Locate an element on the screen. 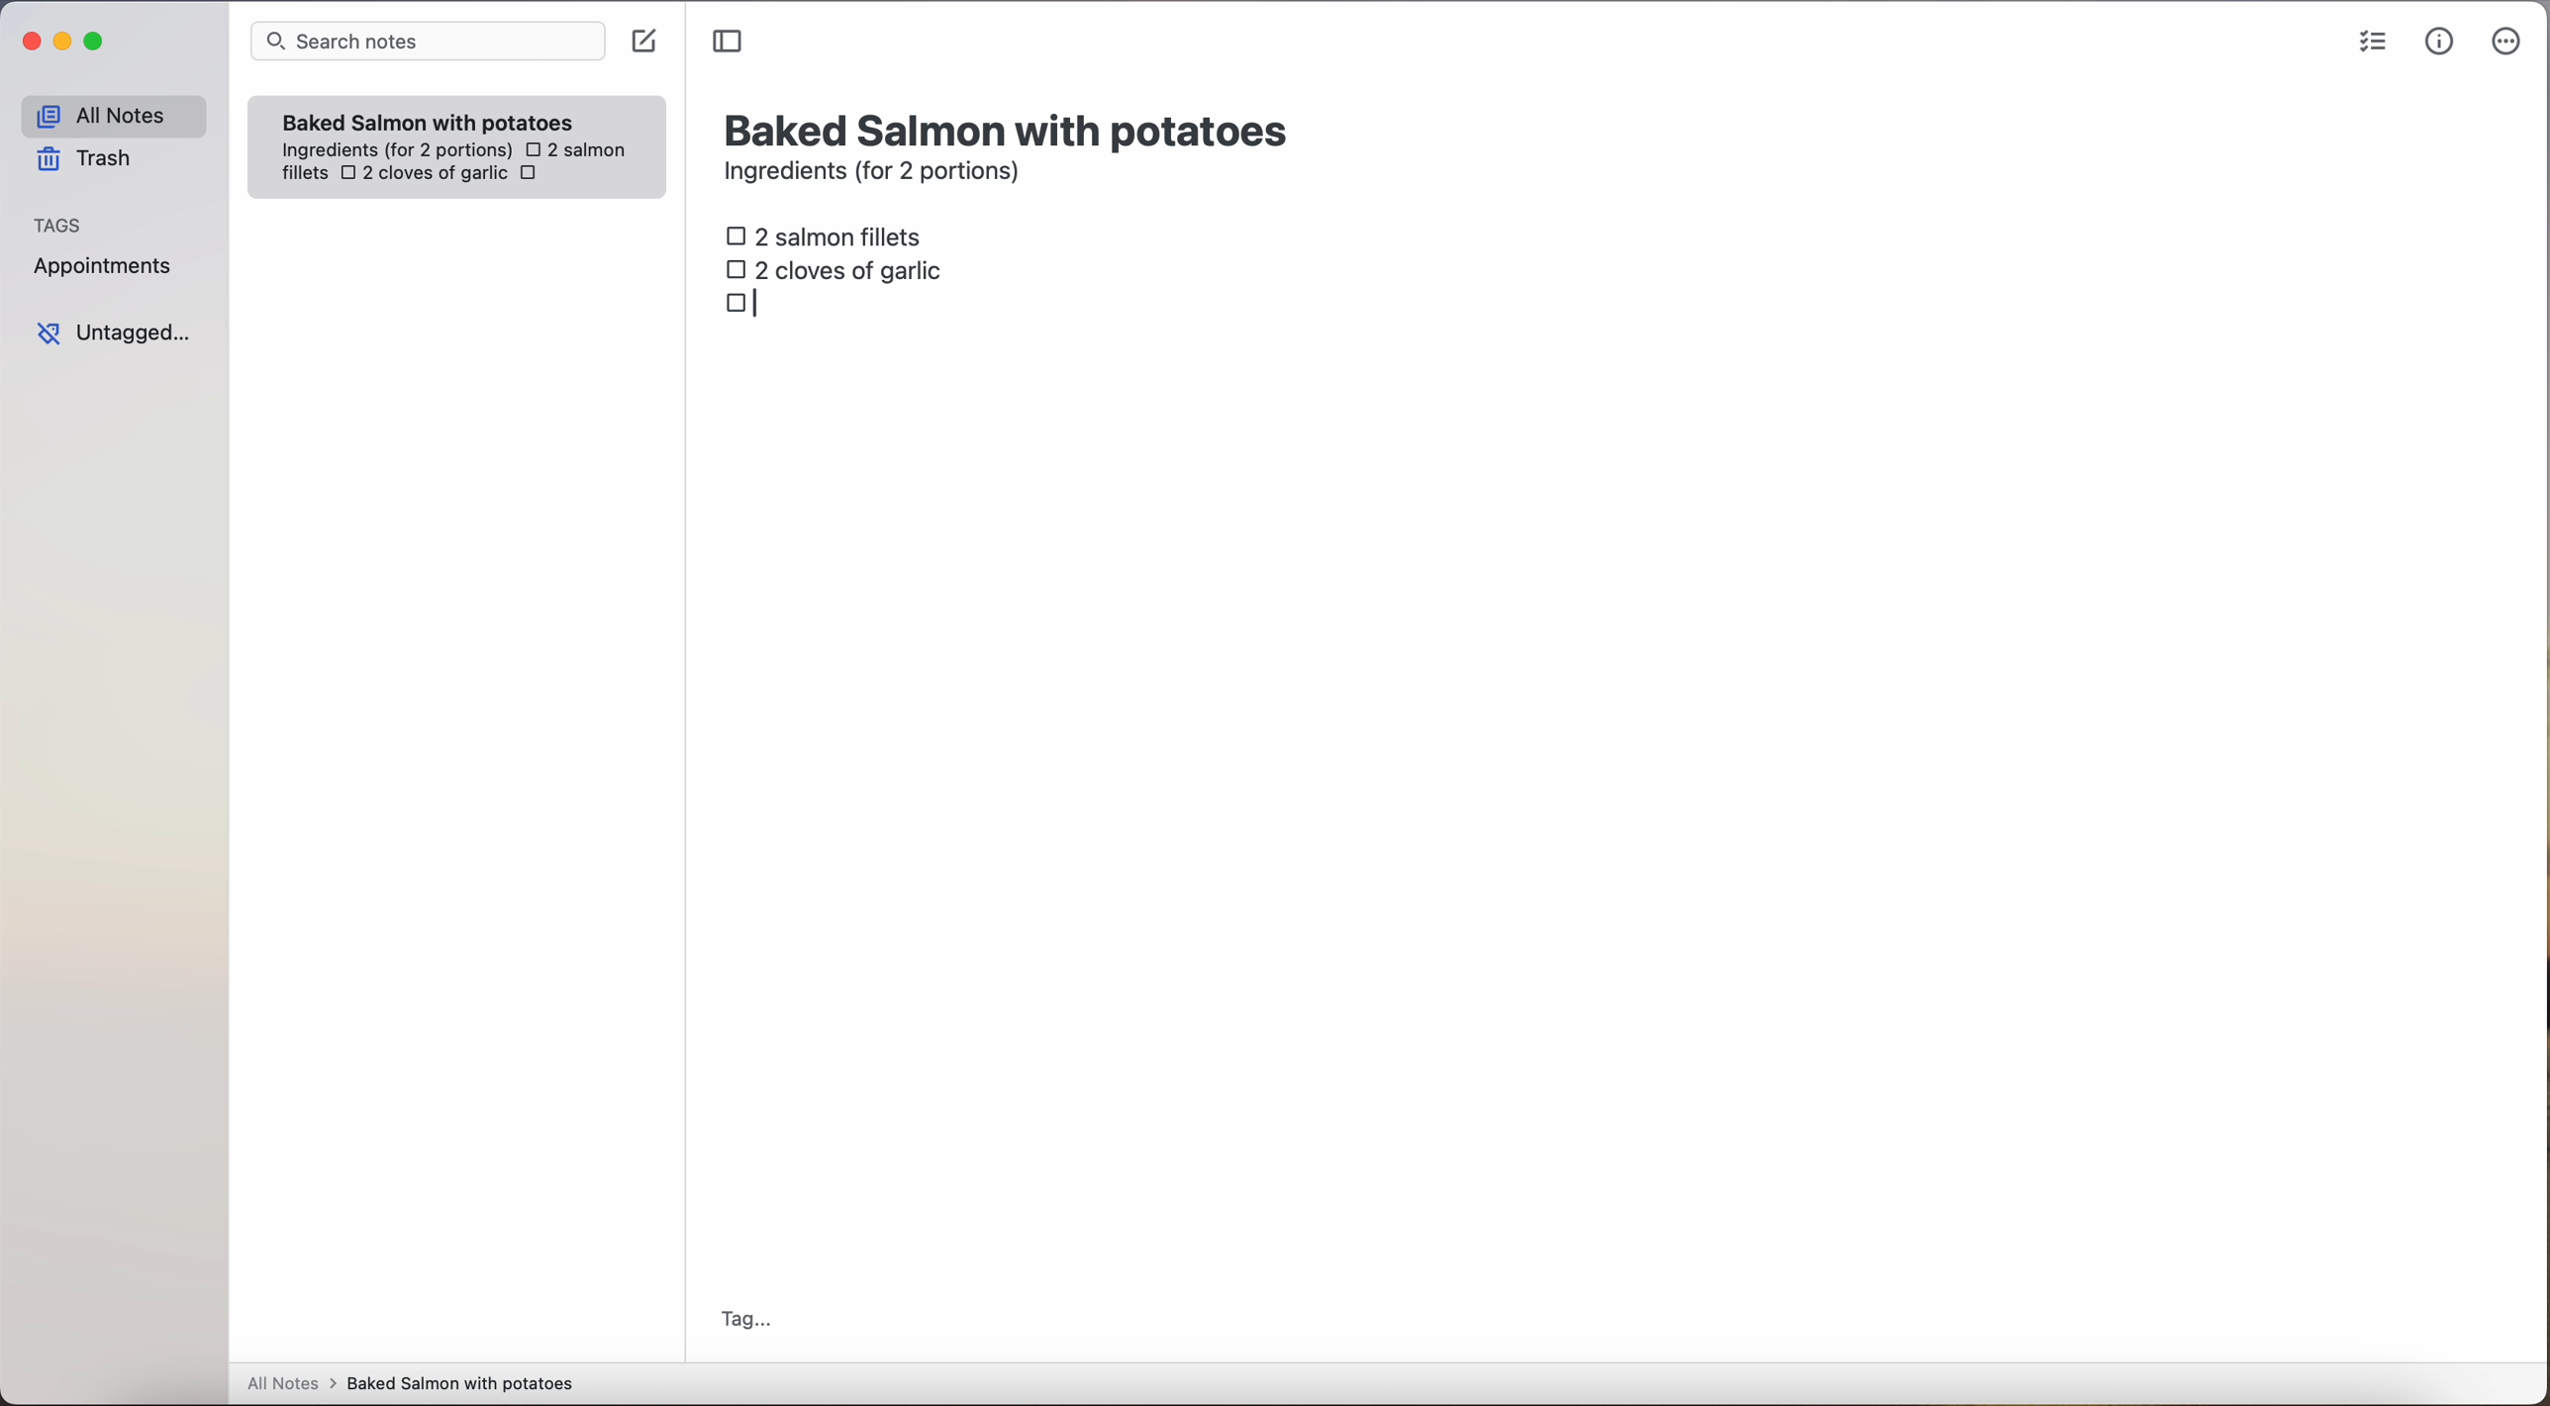 Image resolution: width=2550 pixels, height=1406 pixels. metrics is located at coordinates (2440, 41).